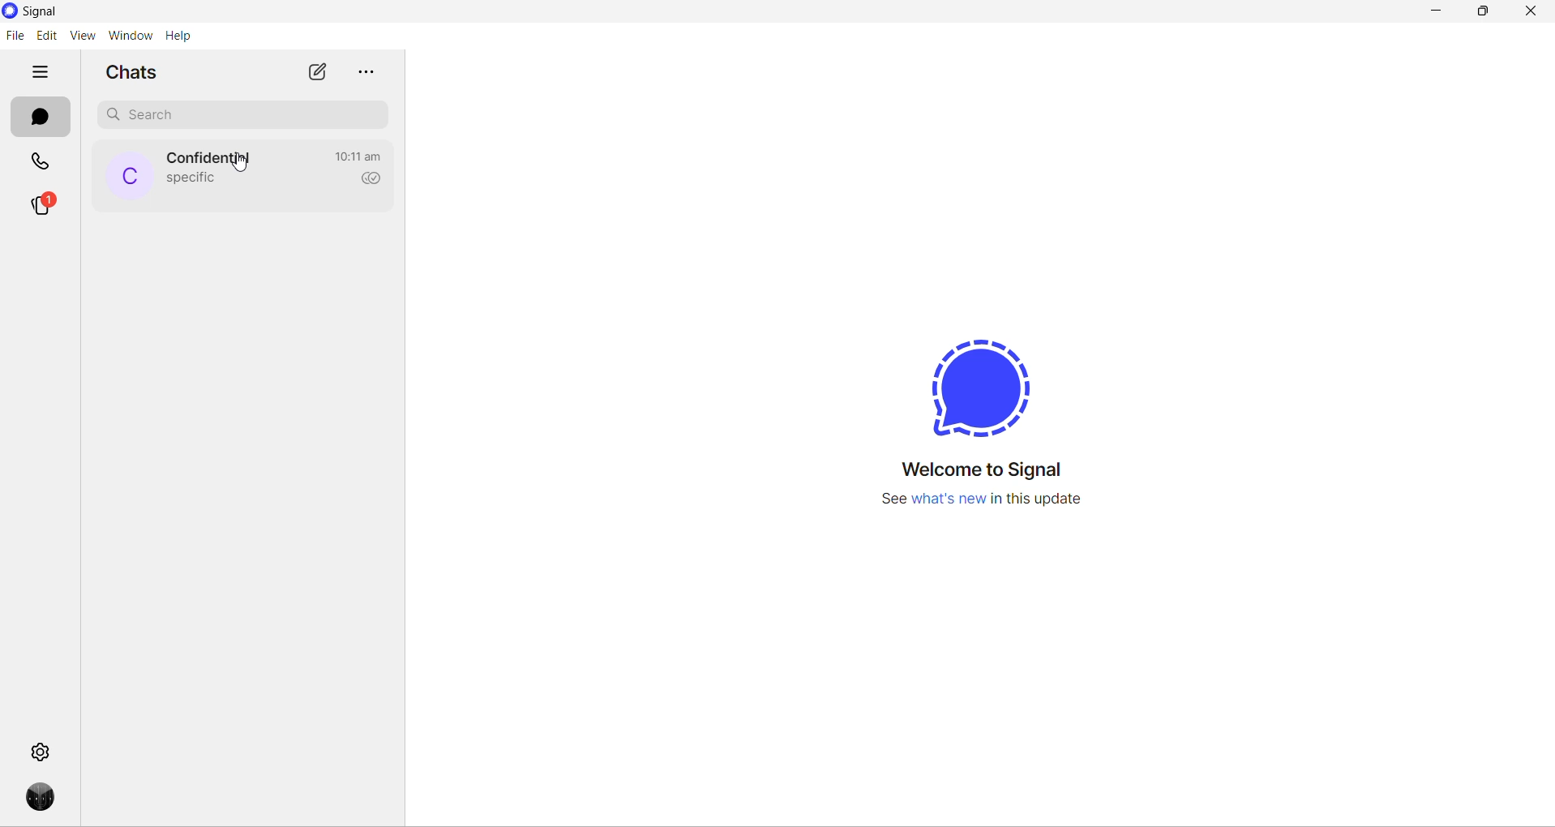 The image size is (1555, 827). Describe the element at coordinates (216, 158) in the screenshot. I see `contact name` at that location.